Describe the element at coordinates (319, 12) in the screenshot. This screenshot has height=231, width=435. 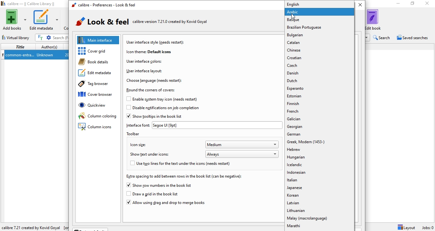
I see `arabic` at that location.